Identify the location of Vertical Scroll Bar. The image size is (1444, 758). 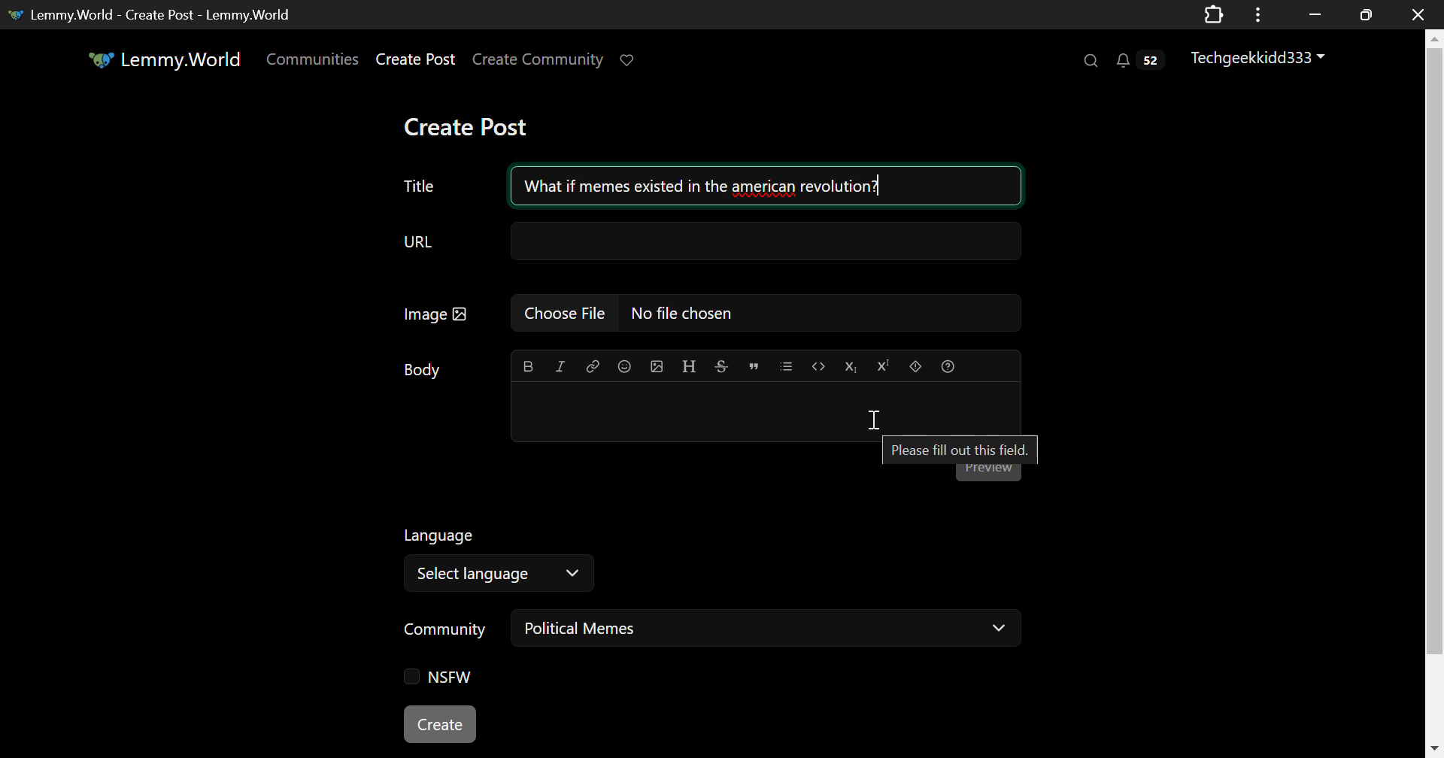
(1433, 396).